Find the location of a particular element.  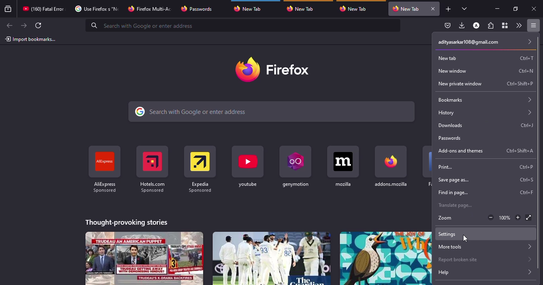

stories is located at coordinates (386, 258).